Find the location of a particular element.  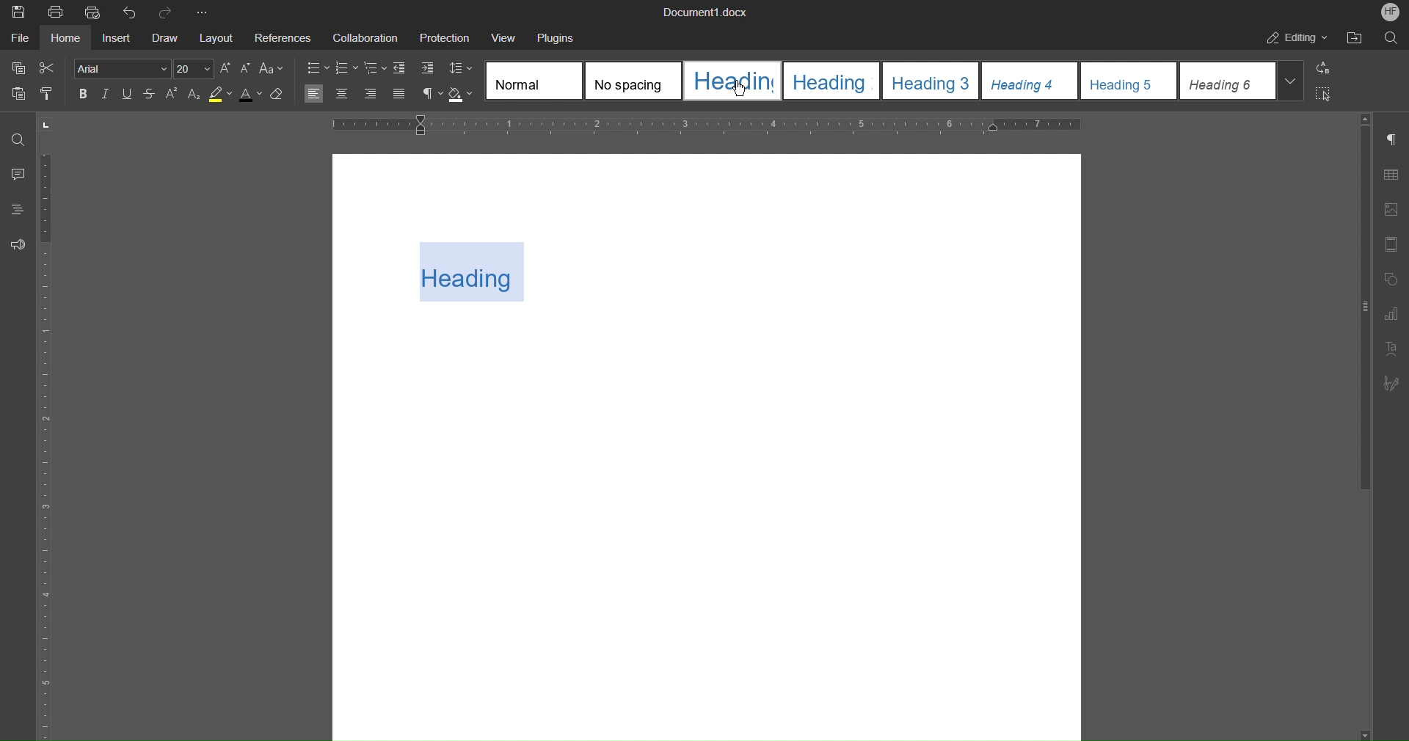

Home is located at coordinates (68, 41).